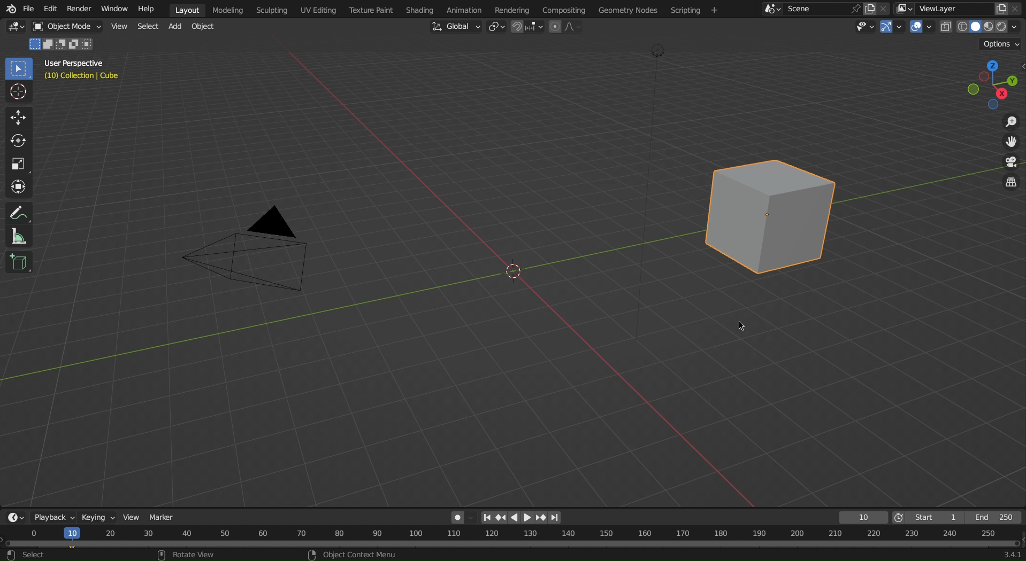 The image size is (1026, 561). What do you see at coordinates (982, 27) in the screenshot?
I see `Viewport Shading` at bounding box center [982, 27].